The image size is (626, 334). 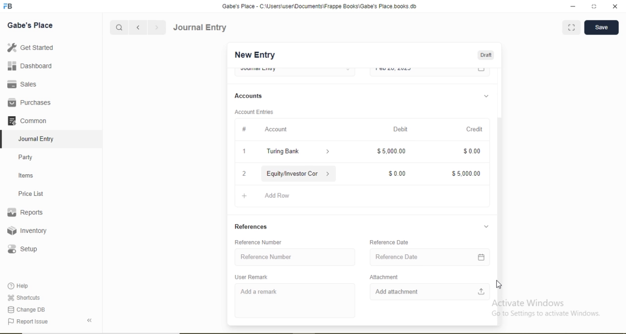 I want to click on Journal Entry, so click(x=37, y=139).